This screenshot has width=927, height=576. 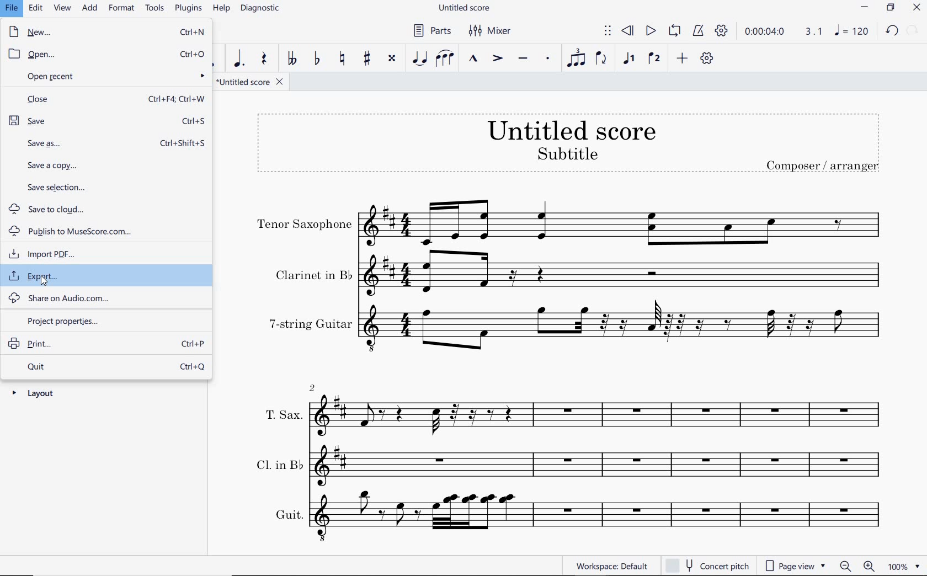 I want to click on 7-string guitar, so click(x=572, y=330).